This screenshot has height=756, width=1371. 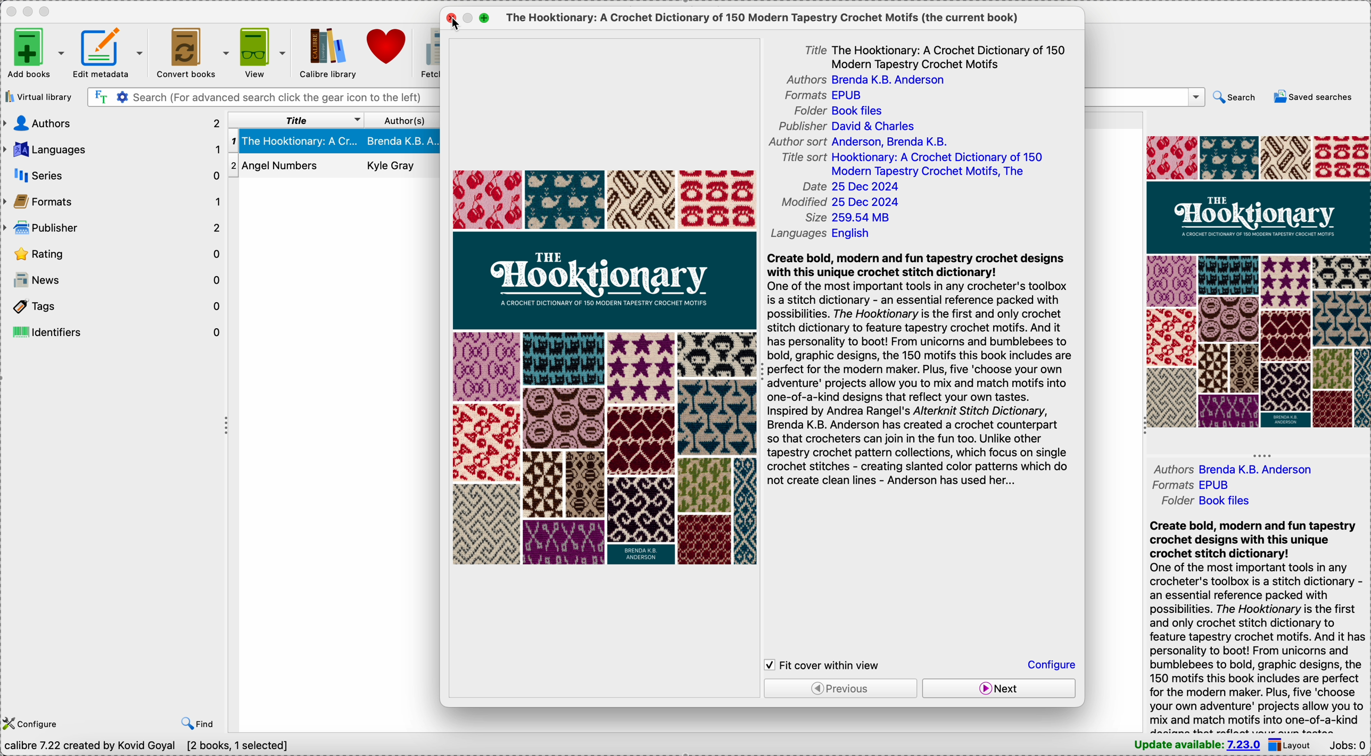 I want to click on book cover preview, so click(x=601, y=367).